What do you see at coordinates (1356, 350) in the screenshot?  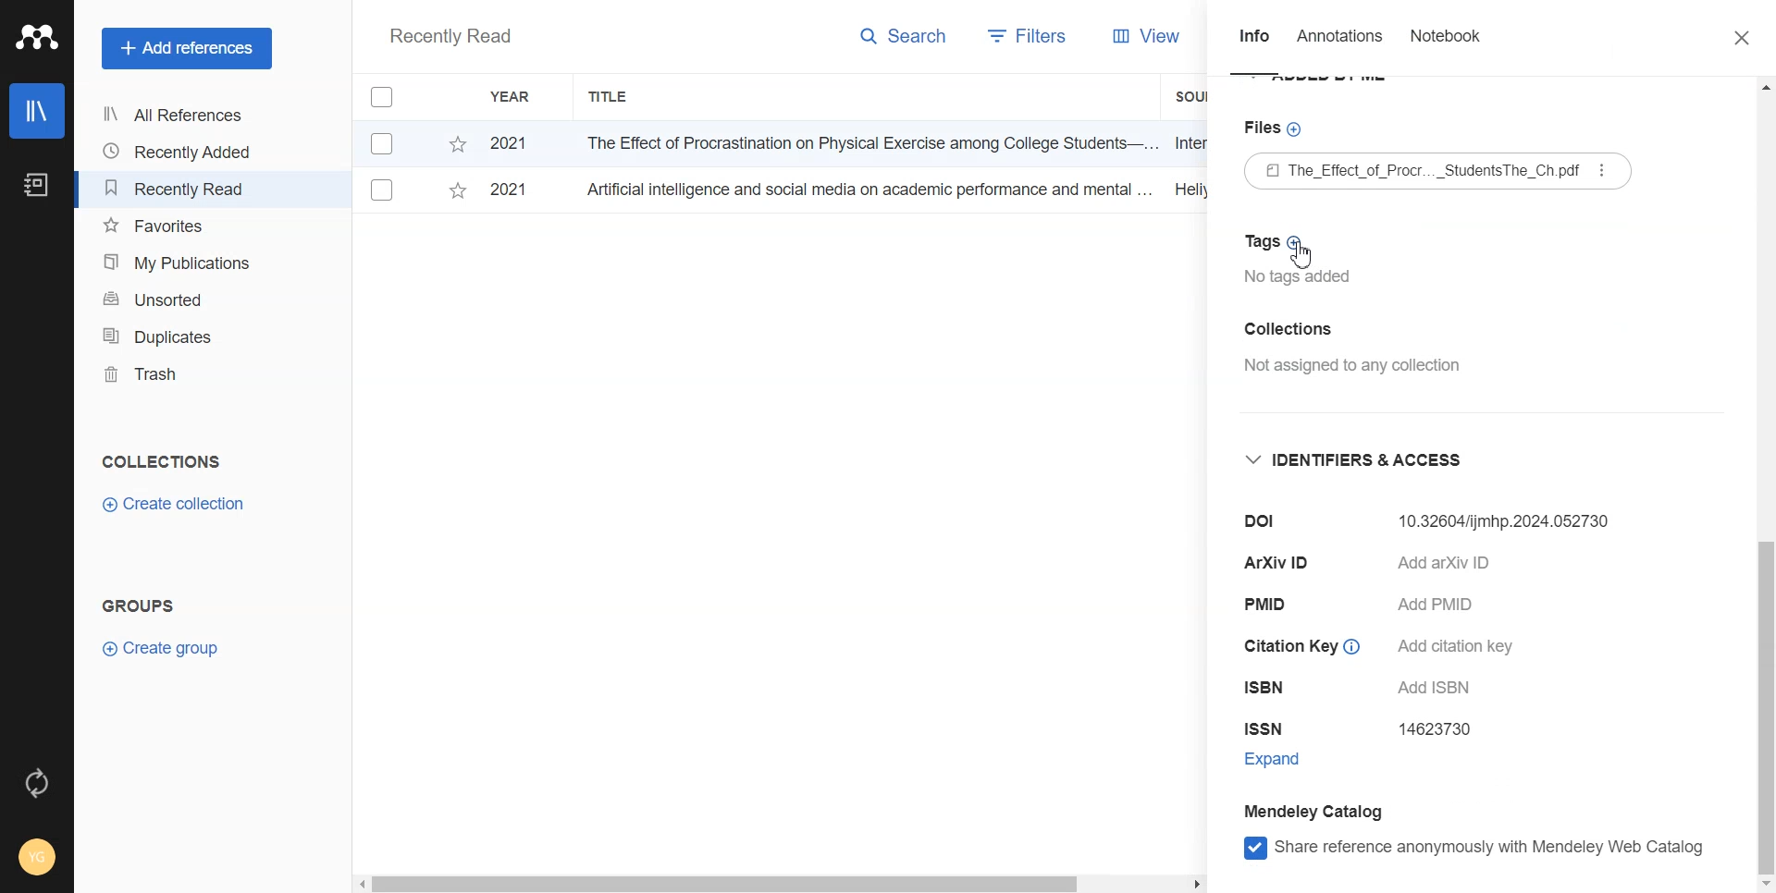 I see `Collection  Not assigned to any collection` at bounding box center [1356, 350].